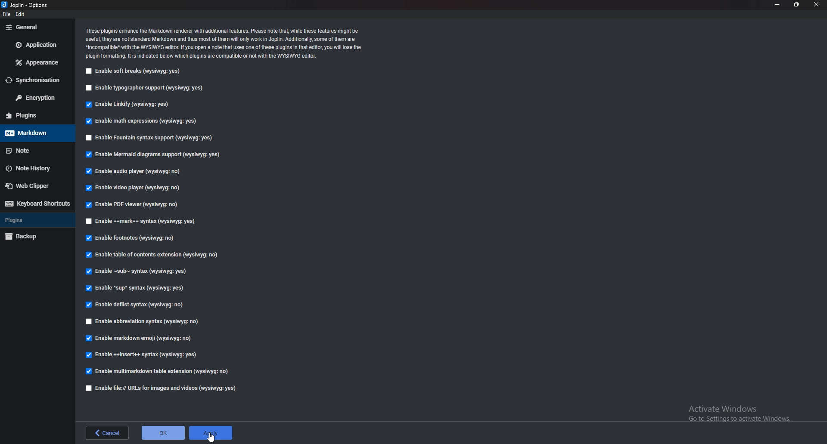 This screenshot has width=827, height=444. Describe the element at coordinates (162, 388) in the screenshot. I see `Enable file urls for images and videos` at that location.